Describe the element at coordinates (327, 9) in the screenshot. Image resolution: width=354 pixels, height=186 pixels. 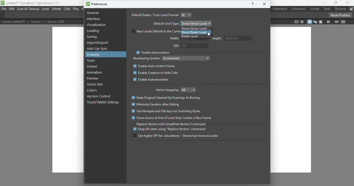
I see `Tasks` at that location.